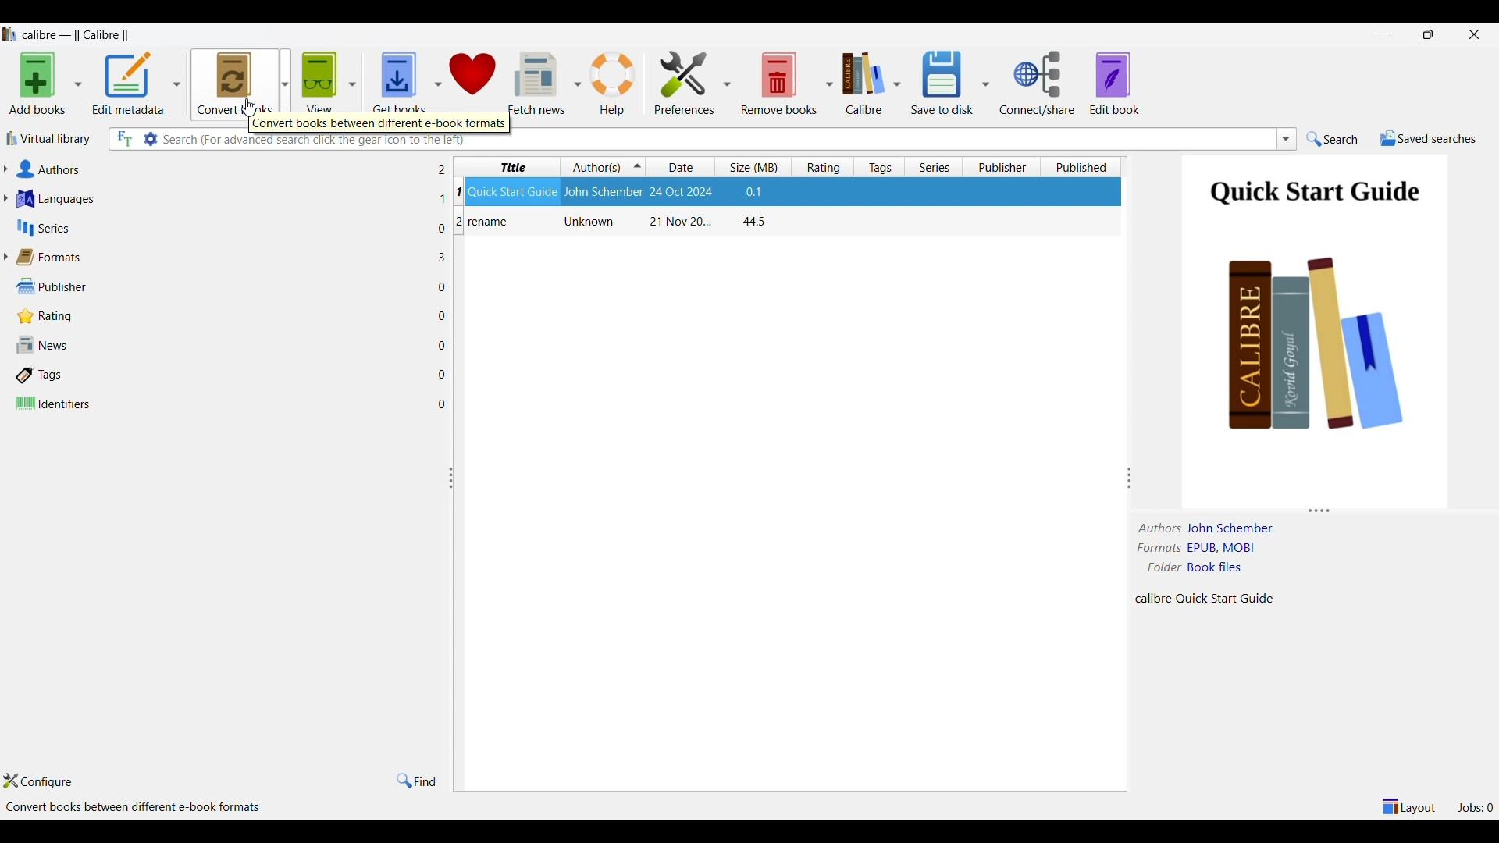  Describe the element at coordinates (1038, 83) in the screenshot. I see `Connect/Share` at that location.